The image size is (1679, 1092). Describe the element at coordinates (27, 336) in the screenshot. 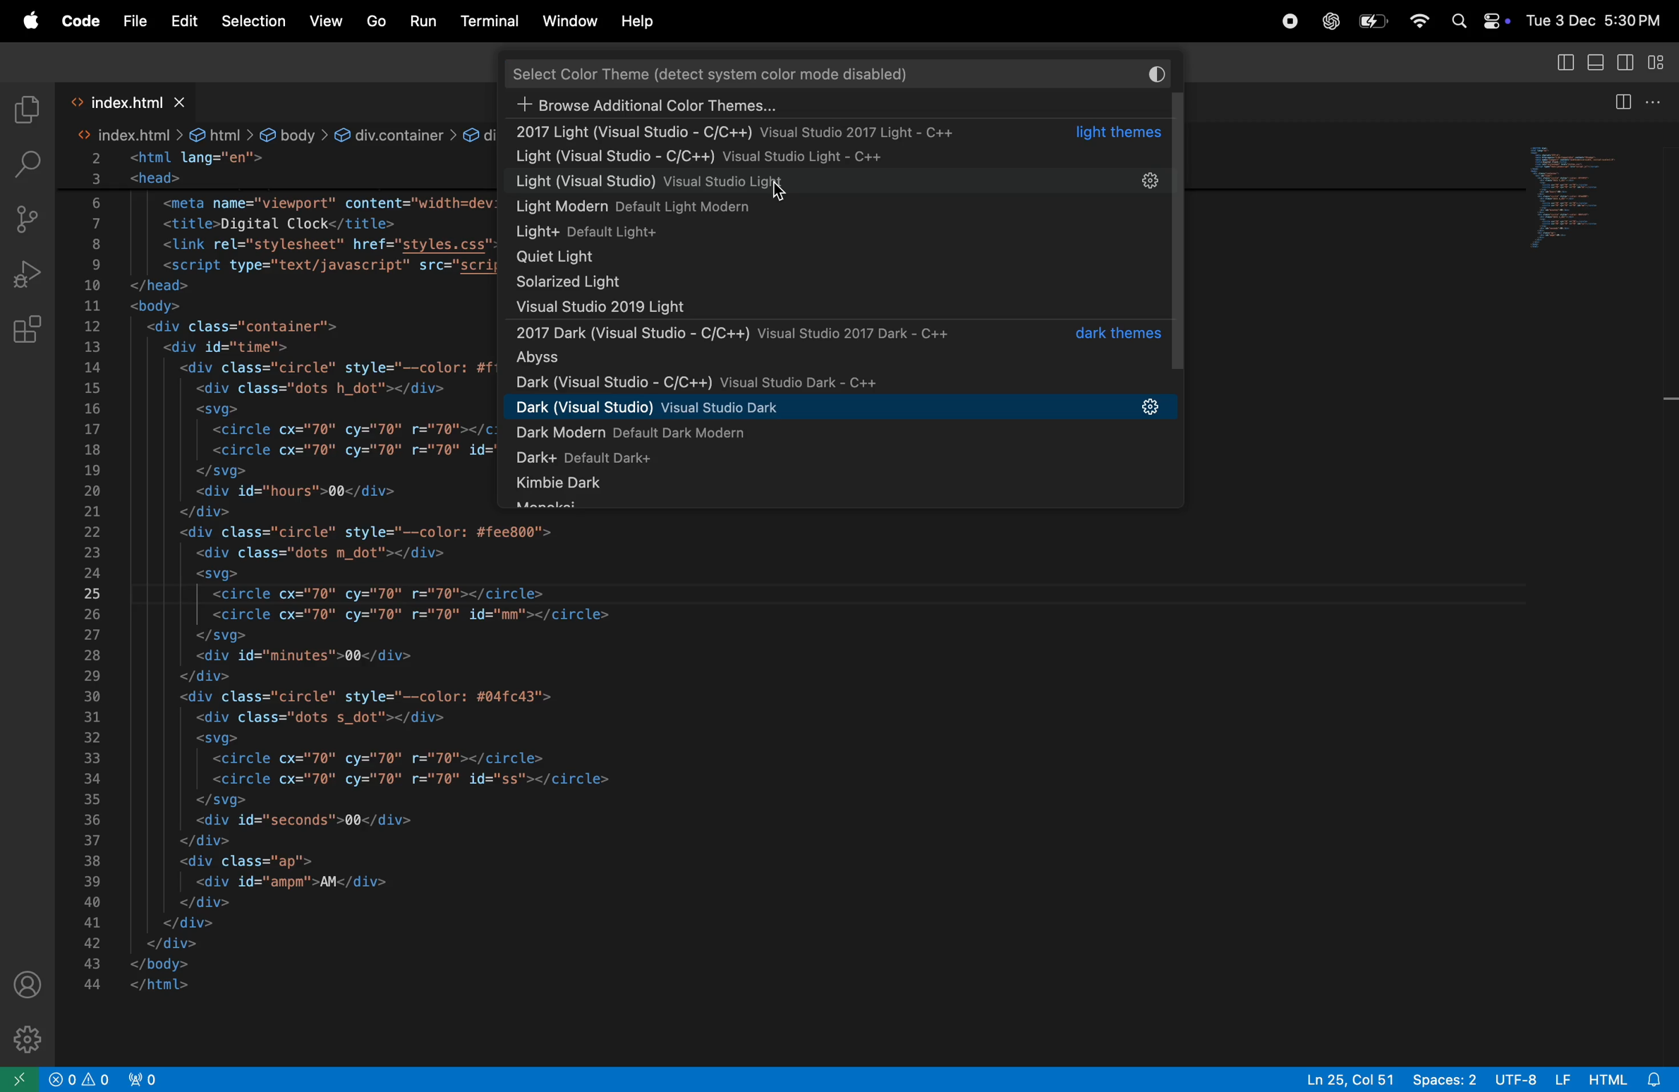

I see `extenstions` at that location.